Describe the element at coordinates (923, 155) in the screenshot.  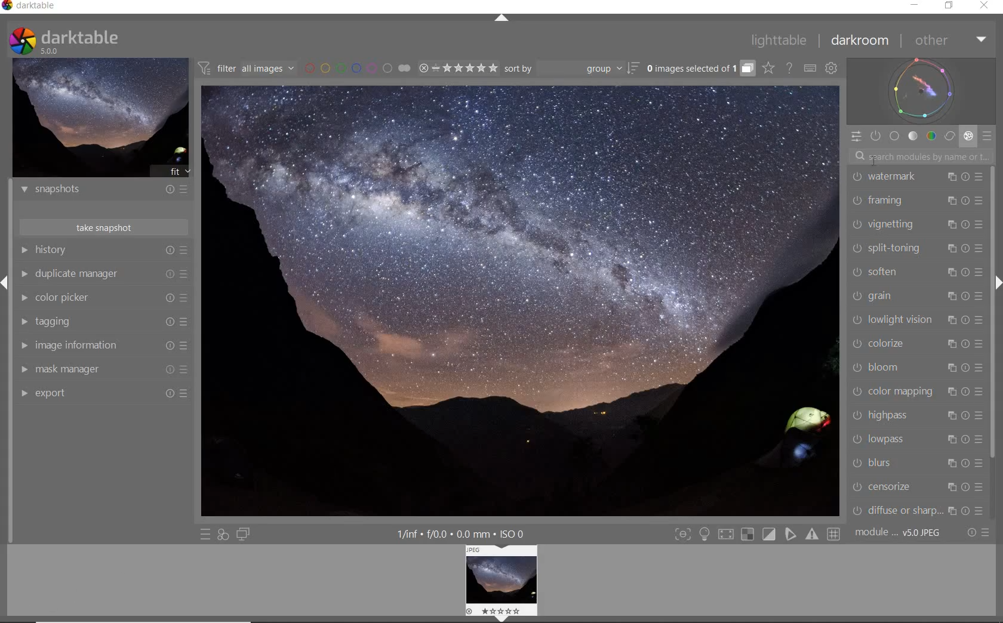
I see `SEARCH MODULE BY NAME` at that location.